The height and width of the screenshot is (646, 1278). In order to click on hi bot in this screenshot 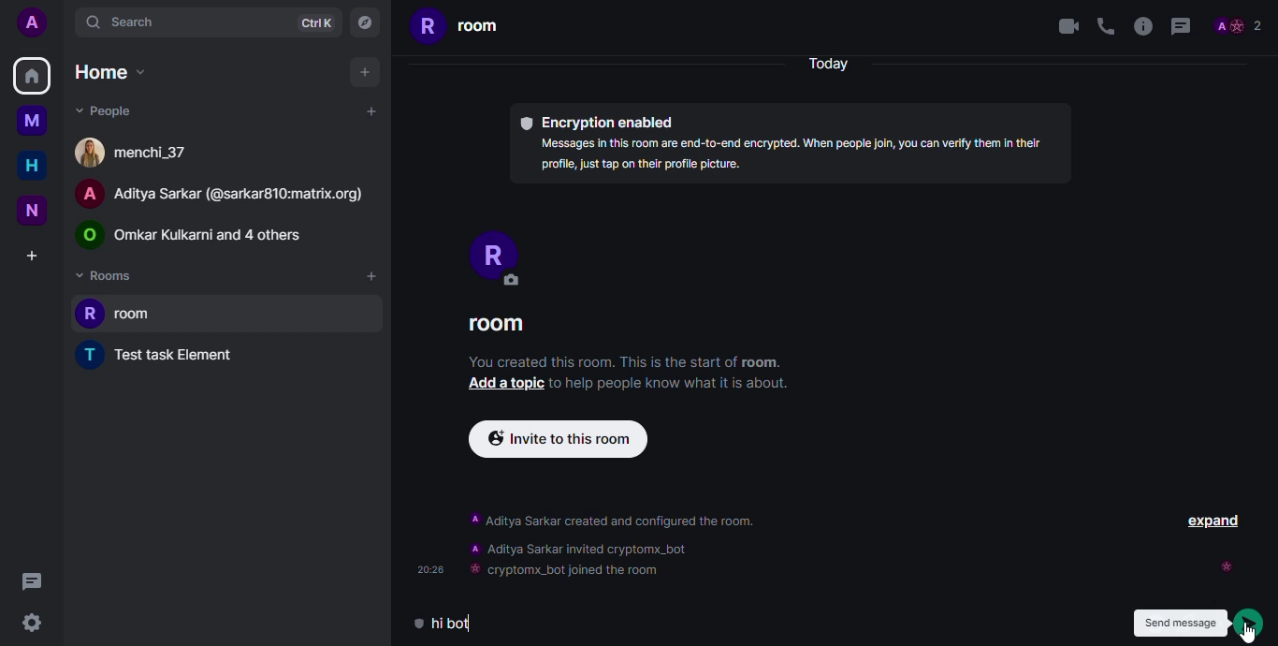, I will do `click(440, 624)`.